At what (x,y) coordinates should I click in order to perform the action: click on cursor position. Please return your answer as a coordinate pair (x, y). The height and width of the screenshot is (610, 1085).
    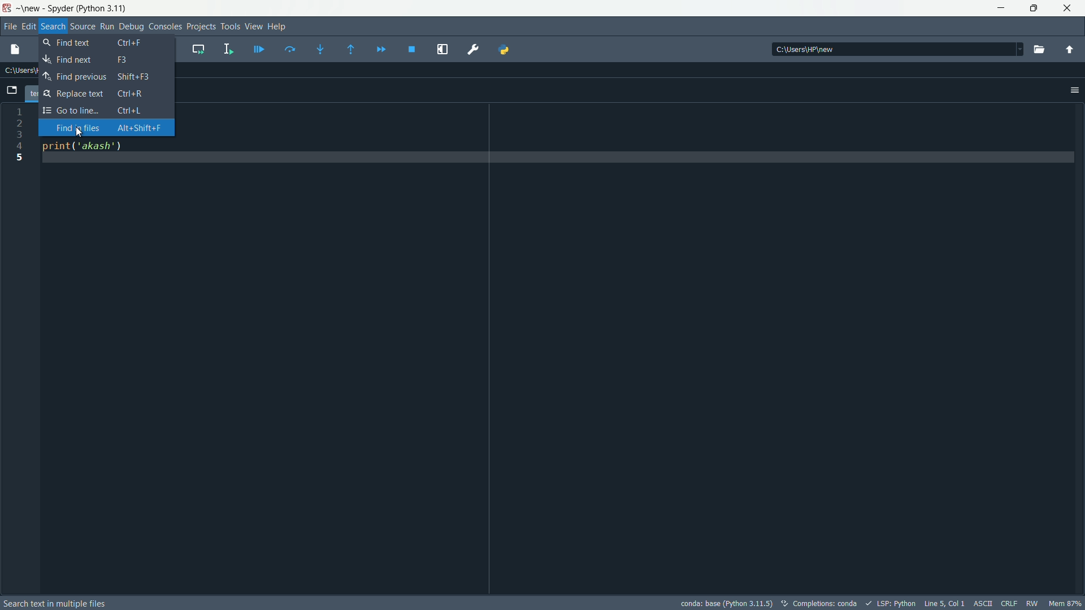
    Looking at the image, I should click on (945, 603).